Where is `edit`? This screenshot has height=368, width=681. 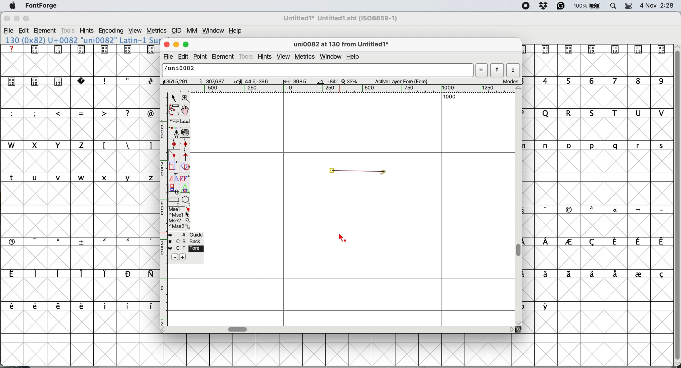 edit is located at coordinates (24, 31).